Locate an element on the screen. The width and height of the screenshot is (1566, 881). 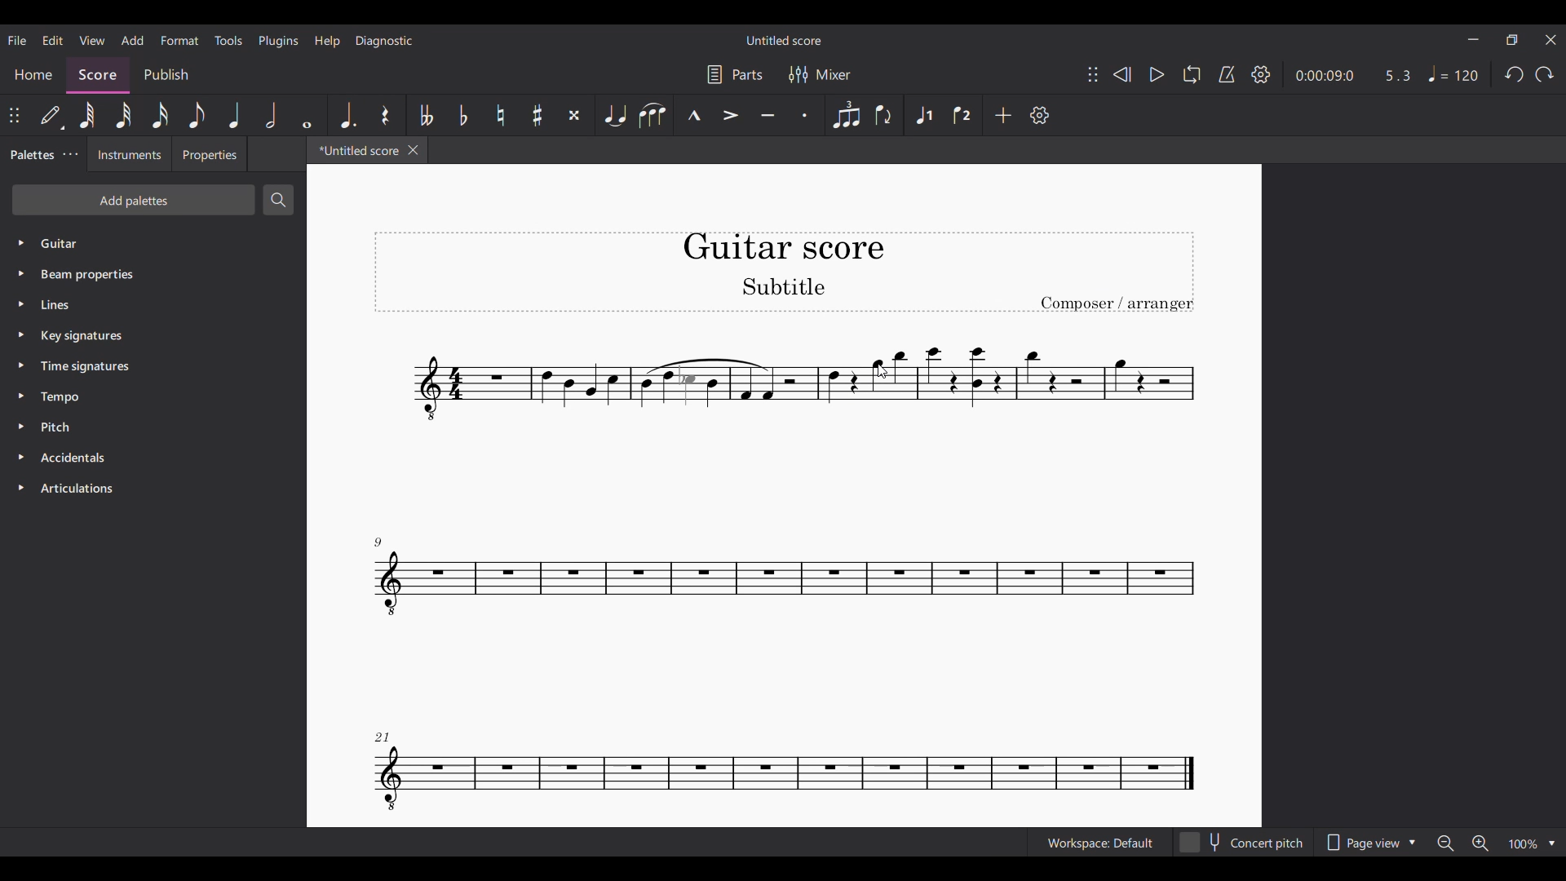
16th note is located at coordinates (160, 115).